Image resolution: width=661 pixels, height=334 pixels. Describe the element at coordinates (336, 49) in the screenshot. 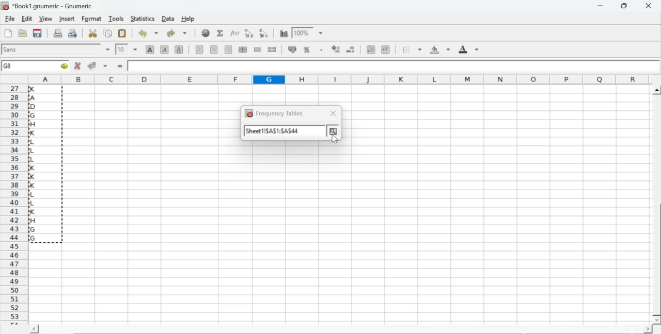

I see `decrease number of decimals displayed` at that location.